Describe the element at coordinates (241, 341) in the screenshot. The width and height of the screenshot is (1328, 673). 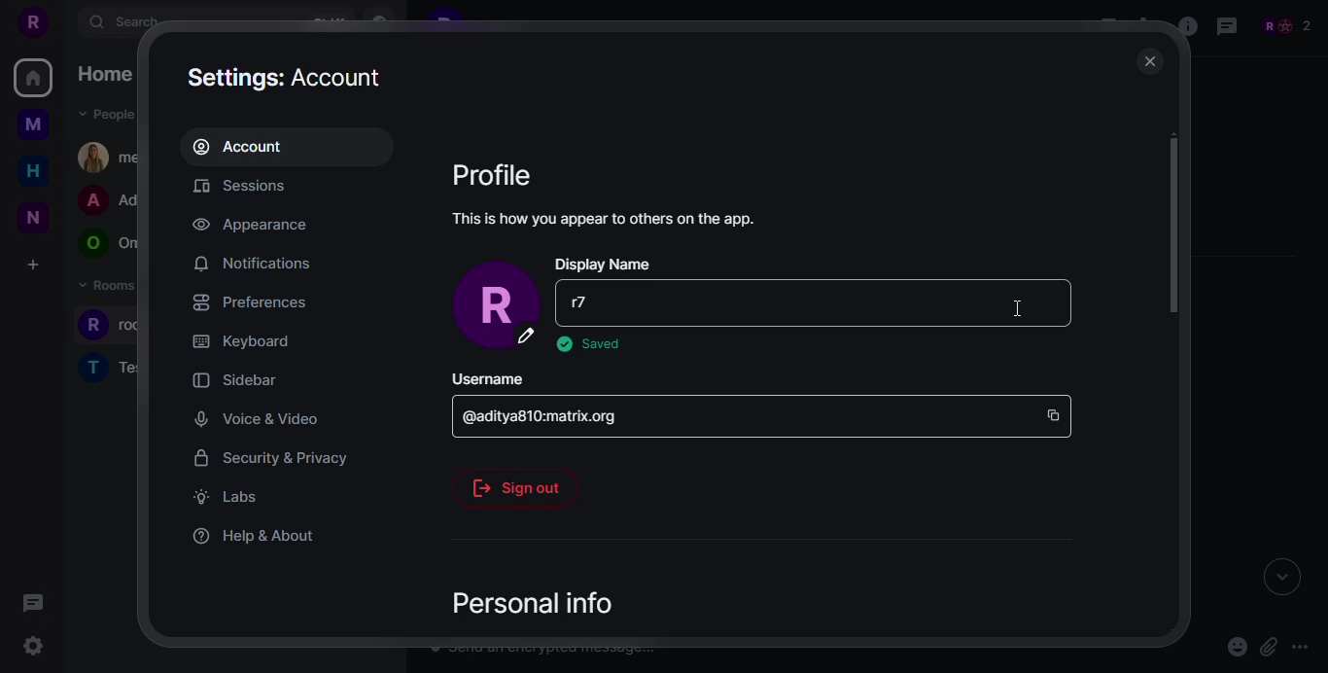
I see `keyboard` at that location.